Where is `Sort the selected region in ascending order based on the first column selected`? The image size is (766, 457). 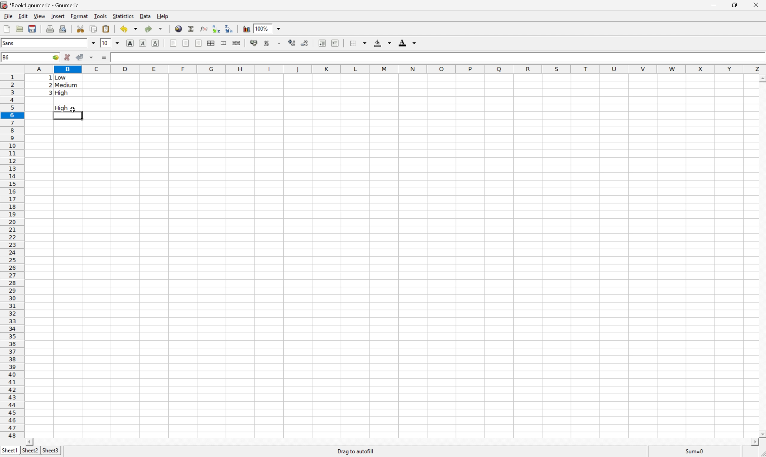
Sort the selected region in ascending order based on the first column selected is located at coordinates (216, 29).